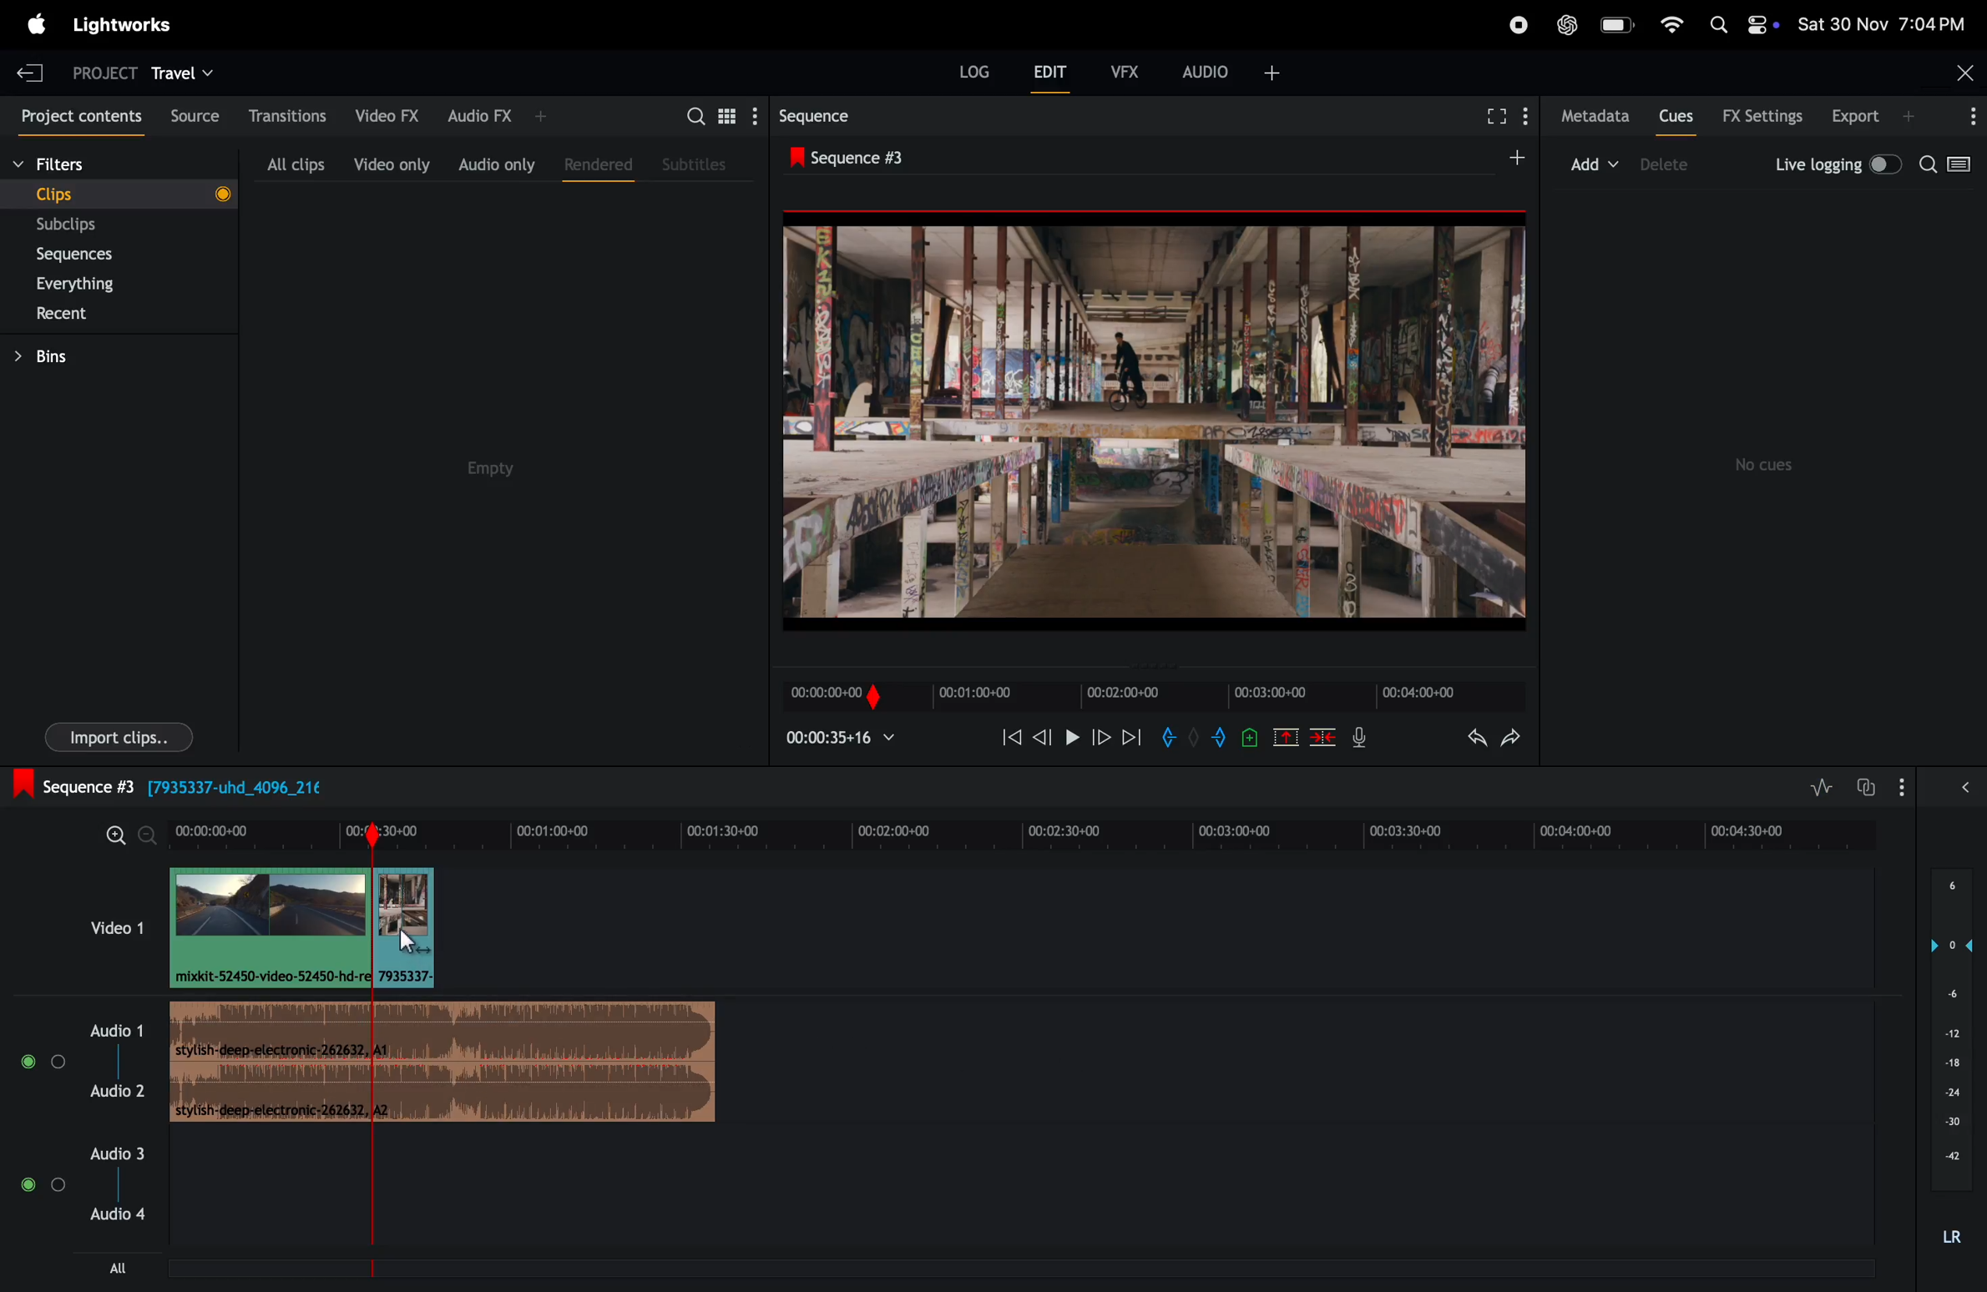 Image resolution: width=1987 pixels, height=1292 pixels. What do you see at coordinates (30, 70) in the screenshot?
I see `exit` at bounding box center [30, 70].